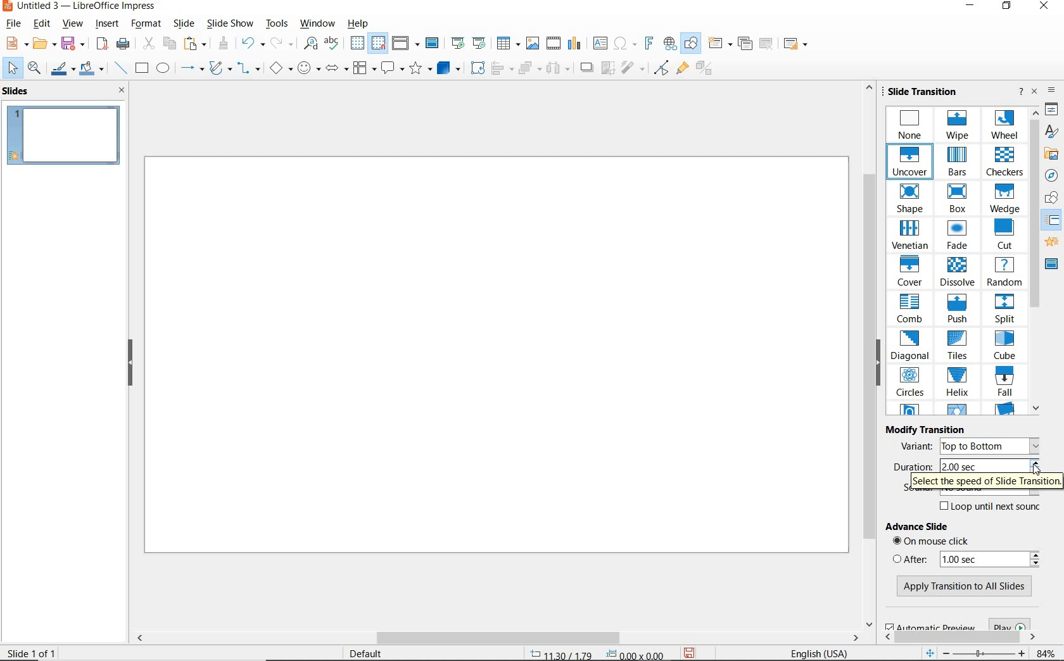 The width and height of the screenshot is (1064, 661). What do you see at coordinates (692, 652) in the screenshot?
I see `SAVE` at bounding box center [692, 652].